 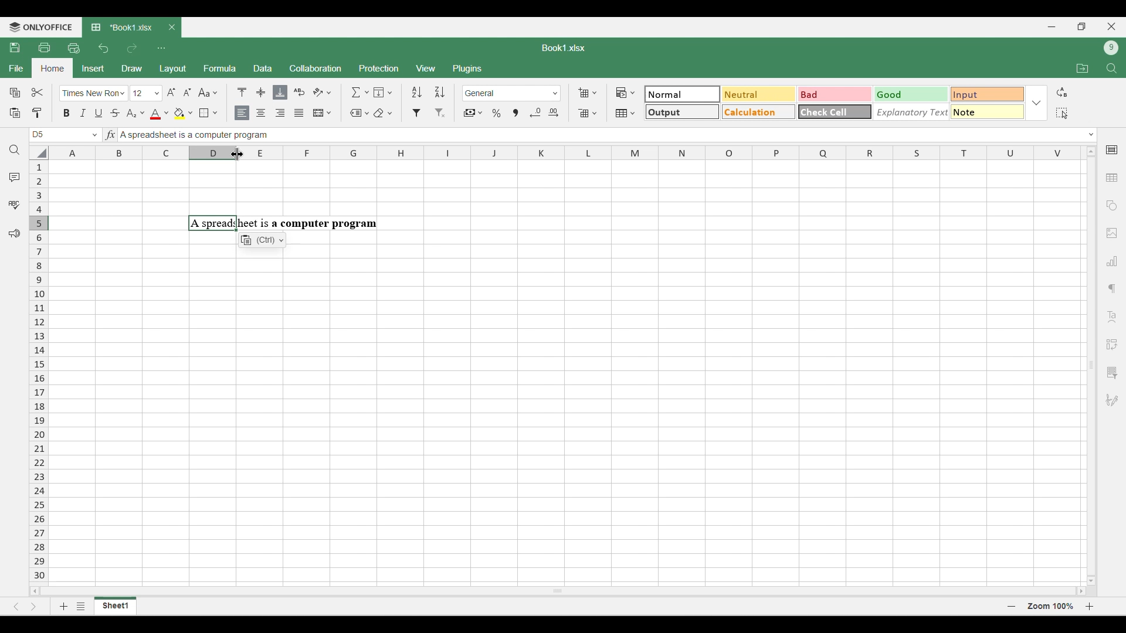 I want to click on Filter options, so click(x=429, y=113).